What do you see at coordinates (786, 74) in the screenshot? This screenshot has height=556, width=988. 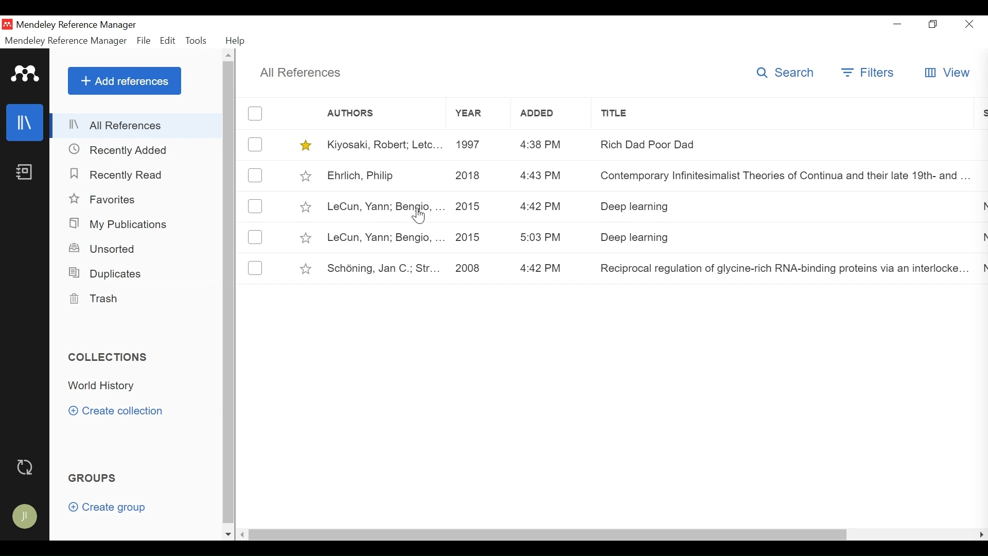 I see `Search` at bounding box center [786, 74].